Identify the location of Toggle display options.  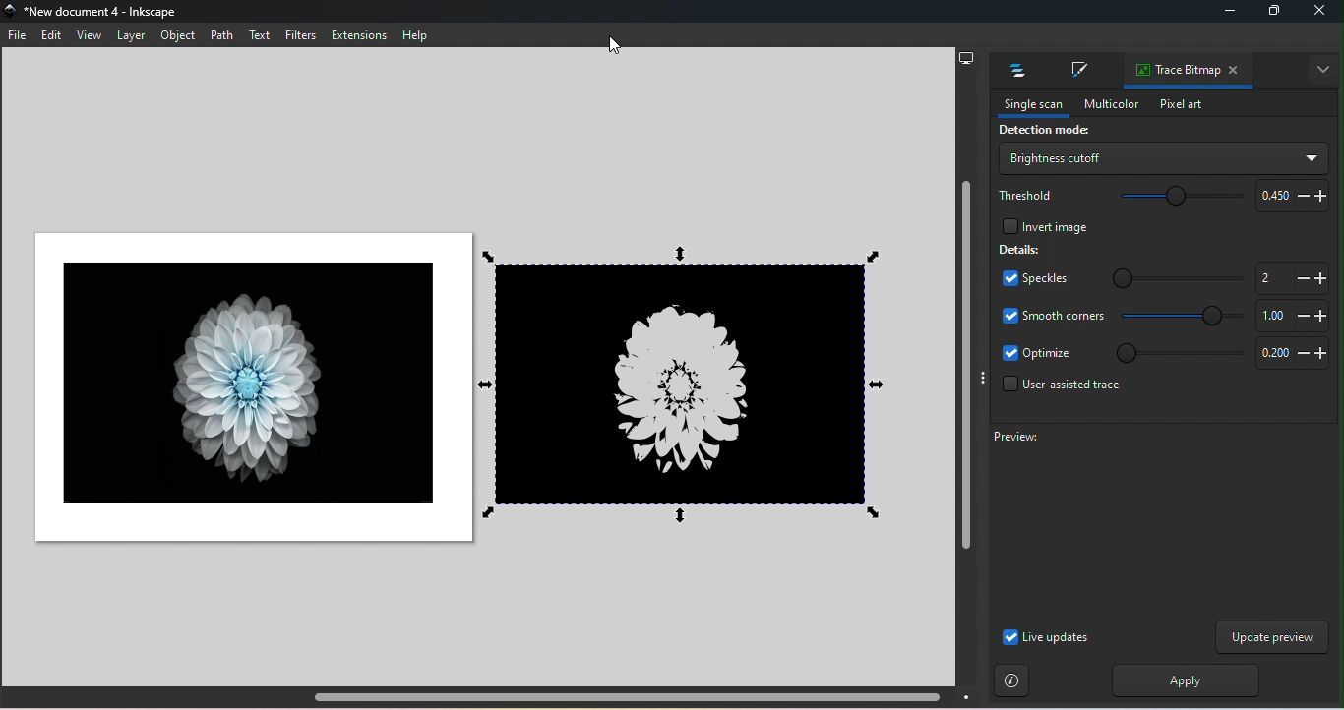
(982, 378).